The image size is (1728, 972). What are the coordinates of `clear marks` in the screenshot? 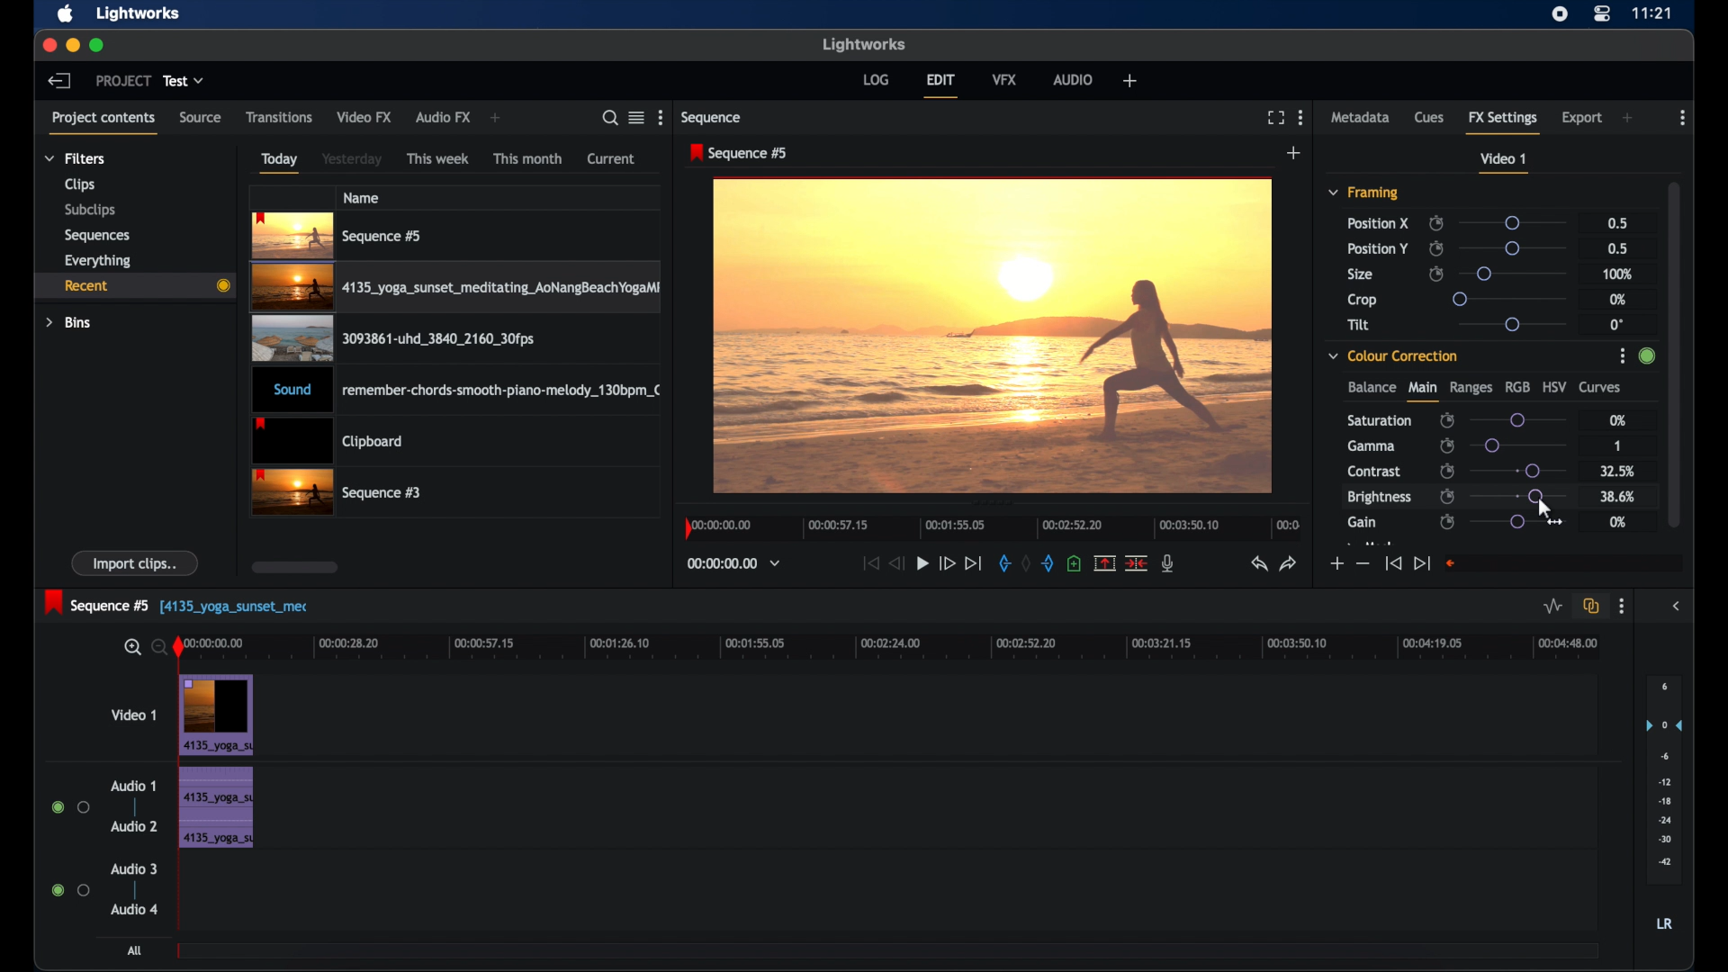 It's located at (1026, 564).